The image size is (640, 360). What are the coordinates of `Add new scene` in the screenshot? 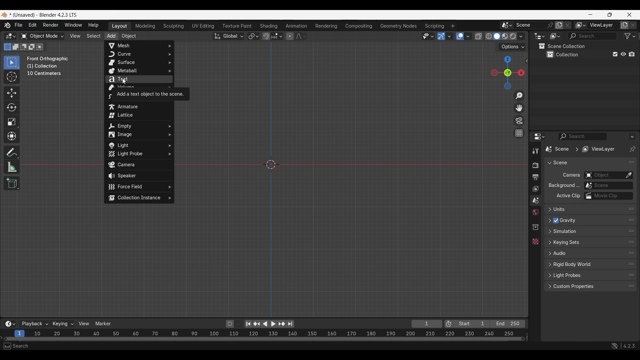 It's located at (559, 25).